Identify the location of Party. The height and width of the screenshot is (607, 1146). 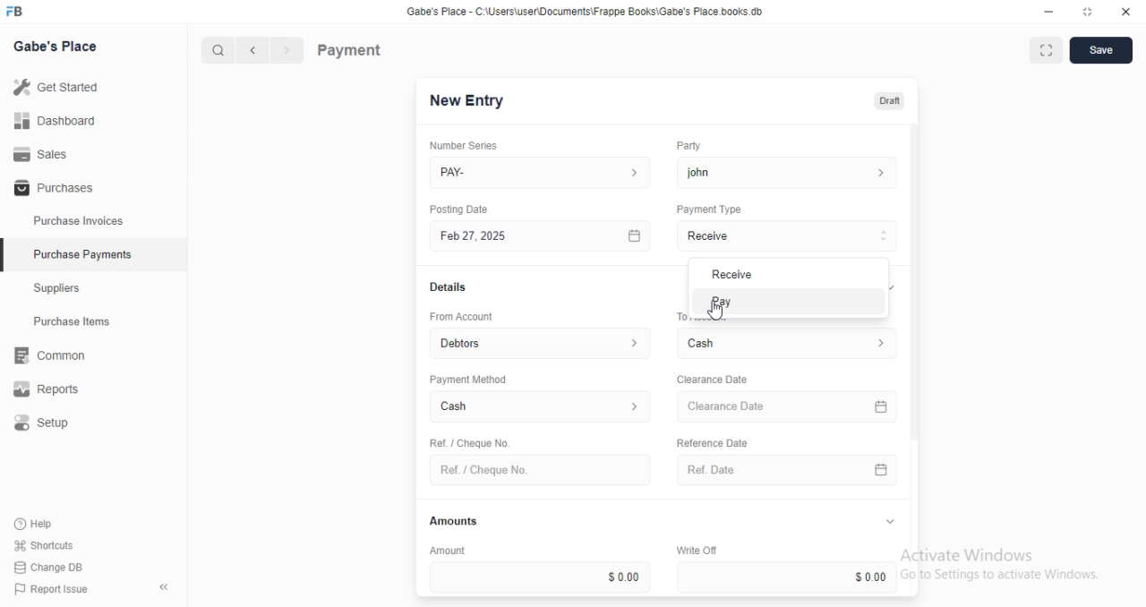
(687, 146).